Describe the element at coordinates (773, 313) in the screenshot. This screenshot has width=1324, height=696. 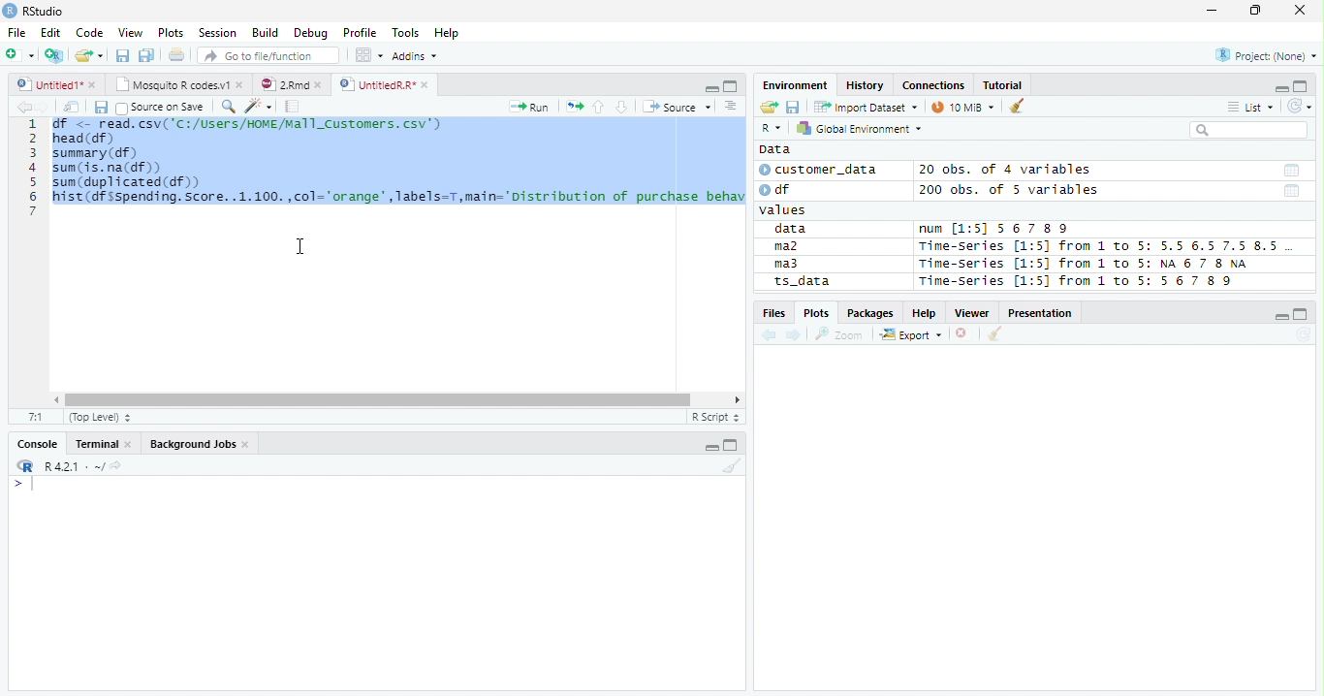
I see `Files` at that location.